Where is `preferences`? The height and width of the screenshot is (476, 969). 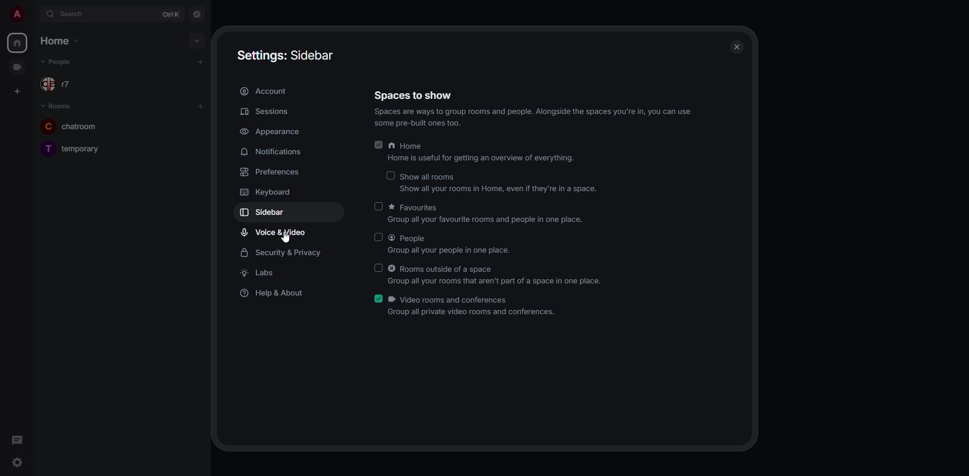
preferences is located at coordinates (273, 172).